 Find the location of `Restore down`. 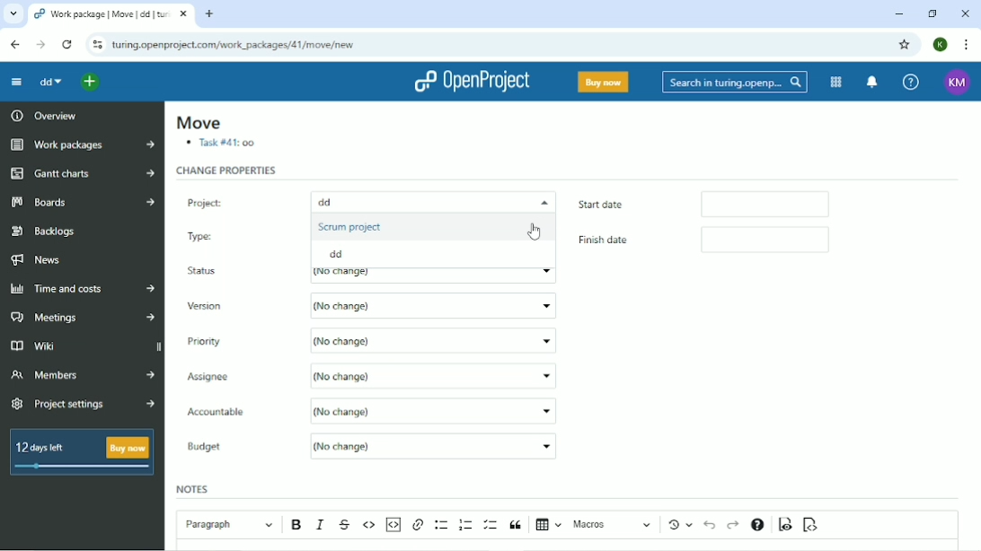

Restore down is located at coordinates (931, 13).